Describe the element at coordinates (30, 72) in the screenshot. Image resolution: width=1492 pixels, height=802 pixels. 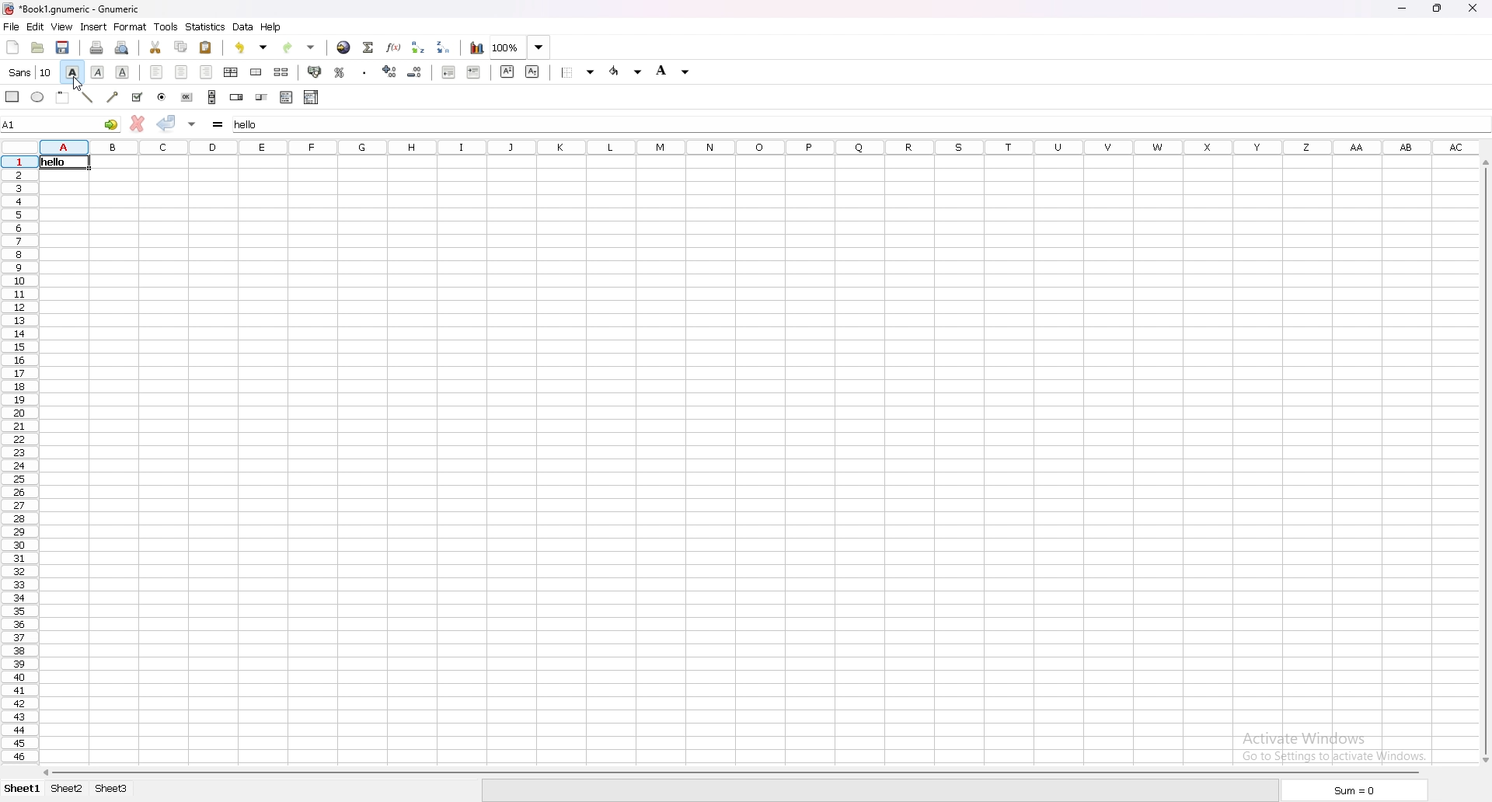
I see `font` at that location.